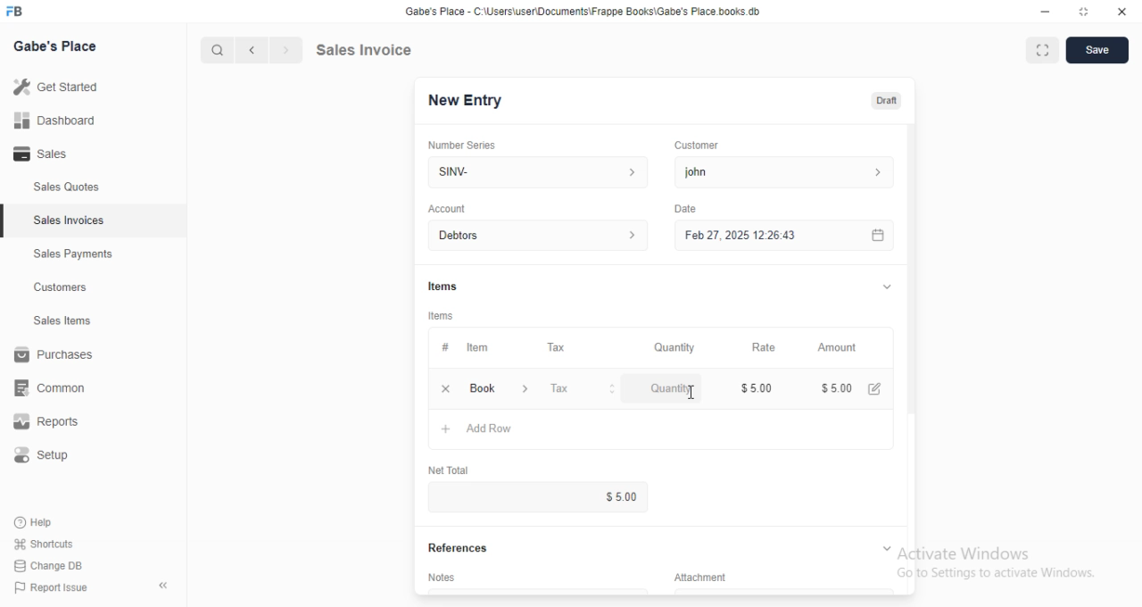  I want to click on Cursor, so click(691, 394).